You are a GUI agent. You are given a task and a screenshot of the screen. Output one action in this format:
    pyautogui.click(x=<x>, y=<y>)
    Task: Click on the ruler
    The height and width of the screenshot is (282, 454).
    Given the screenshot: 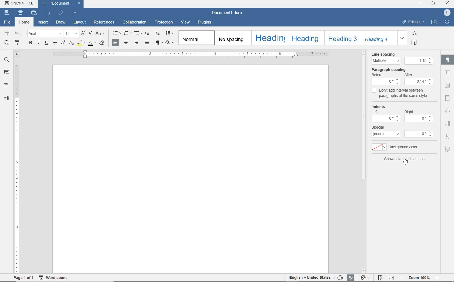 What is the action you would take?
    pyautogui.click(x=17, y=163)
    